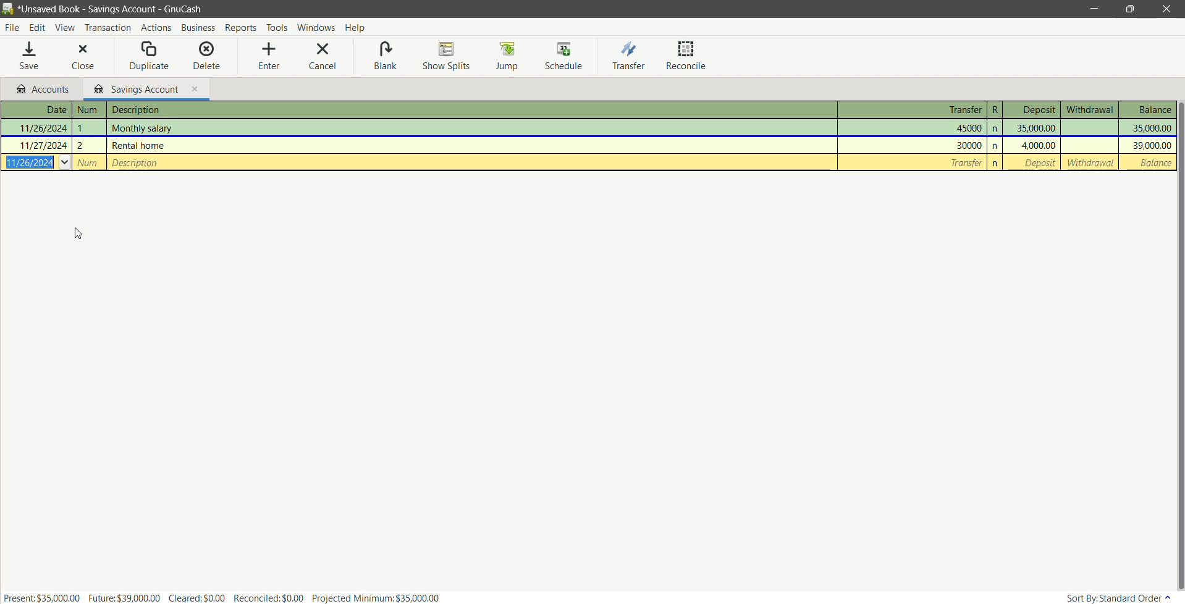  I want to click on Blank, so click(385, 57).